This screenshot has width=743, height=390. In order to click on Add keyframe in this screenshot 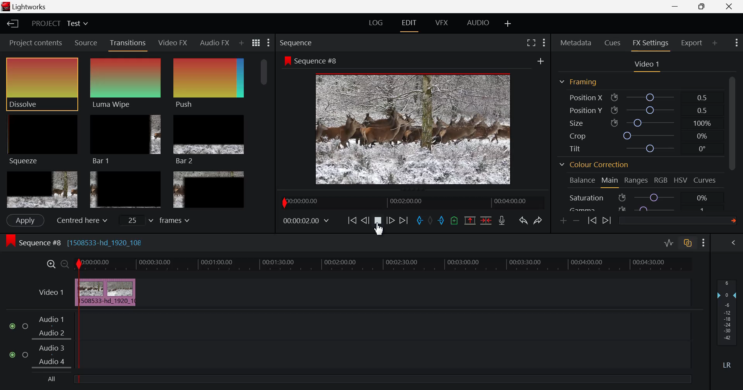, I will do `click(564, 221)`.